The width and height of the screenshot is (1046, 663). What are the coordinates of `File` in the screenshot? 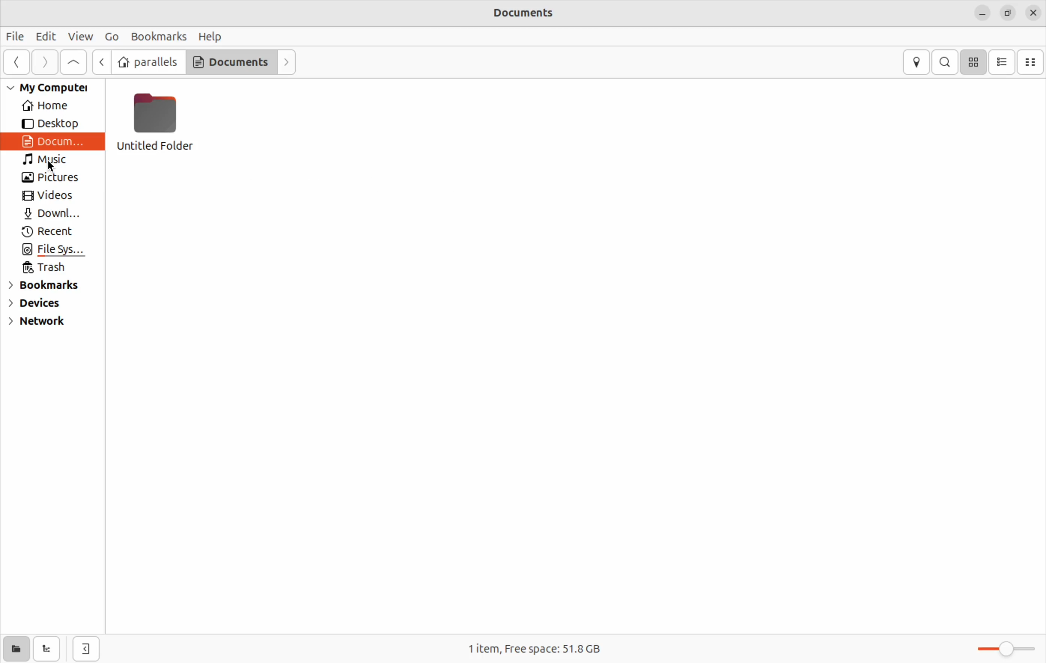 It's located at (15, 38).